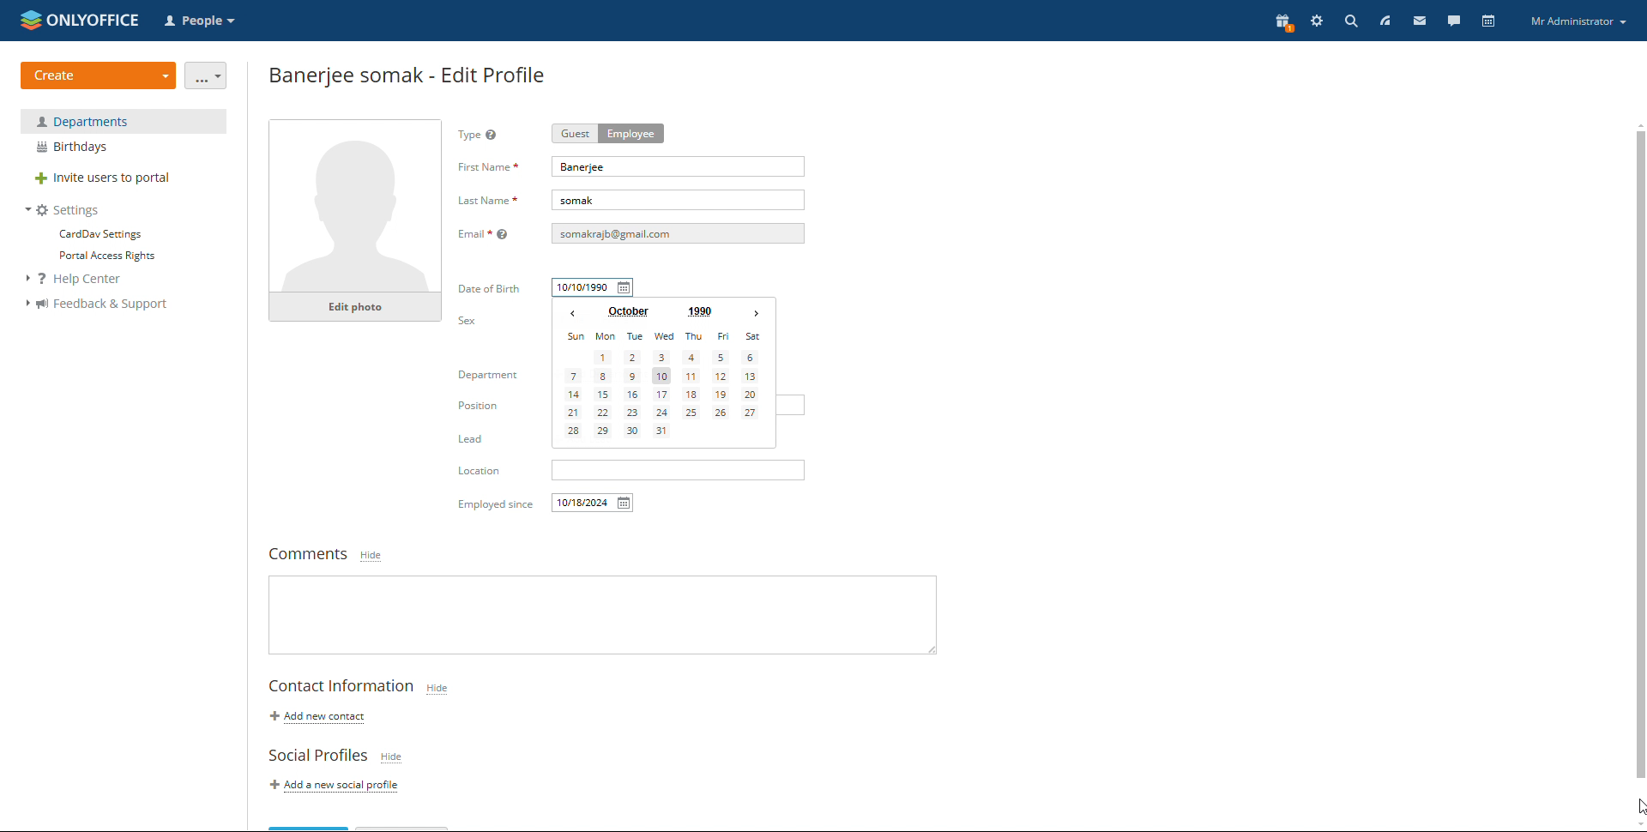 Image resolution: width=1647 pixels, height=832 pixels. What do you see at coordinates (409, 74) in the screenshot?
I see `employee edit profile` at bounding box center [409, 74].